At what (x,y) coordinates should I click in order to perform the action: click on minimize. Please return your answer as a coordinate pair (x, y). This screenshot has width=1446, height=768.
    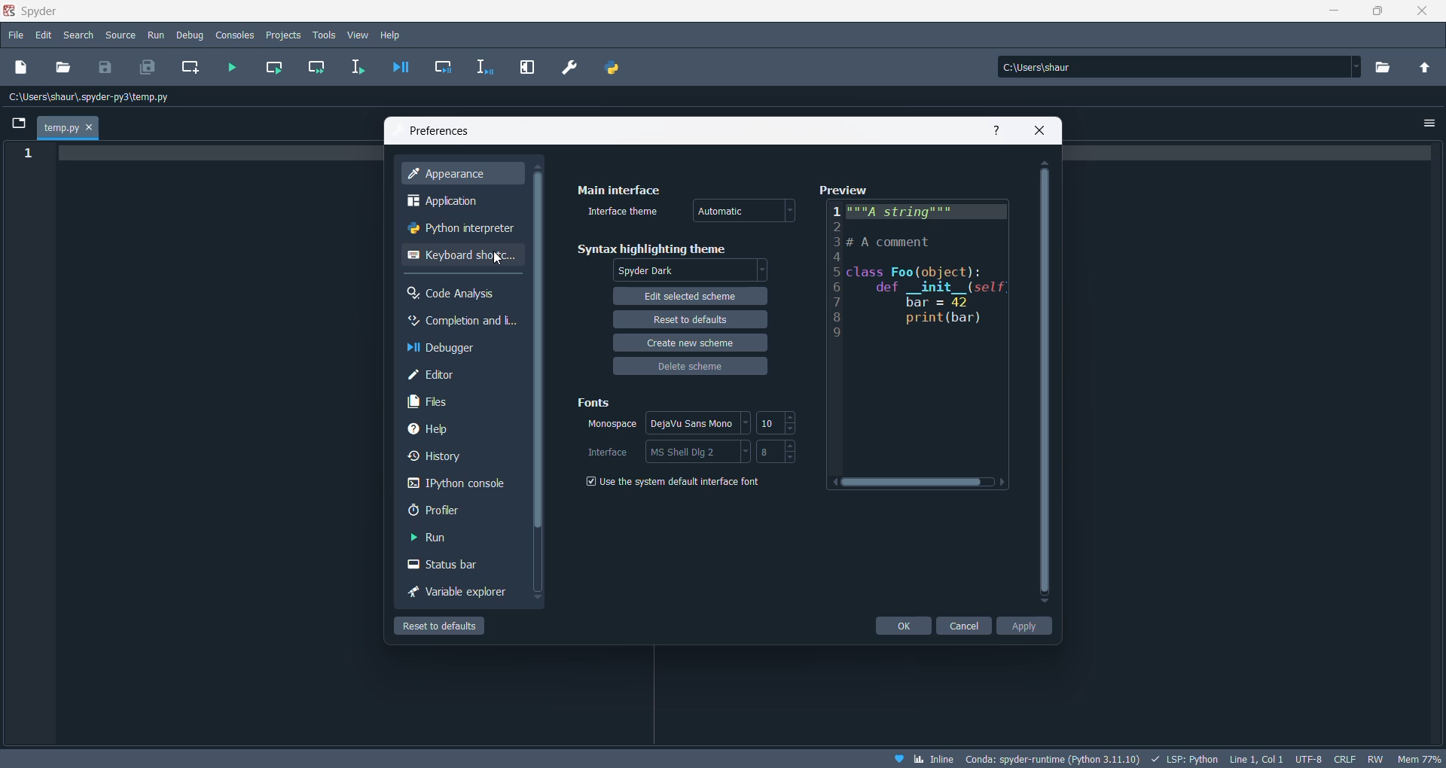
    Looking at the image, I should click on (1329, 14).